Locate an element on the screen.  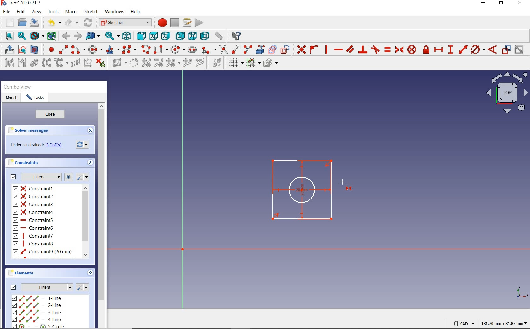
forward is located at coordinates (79, 36).